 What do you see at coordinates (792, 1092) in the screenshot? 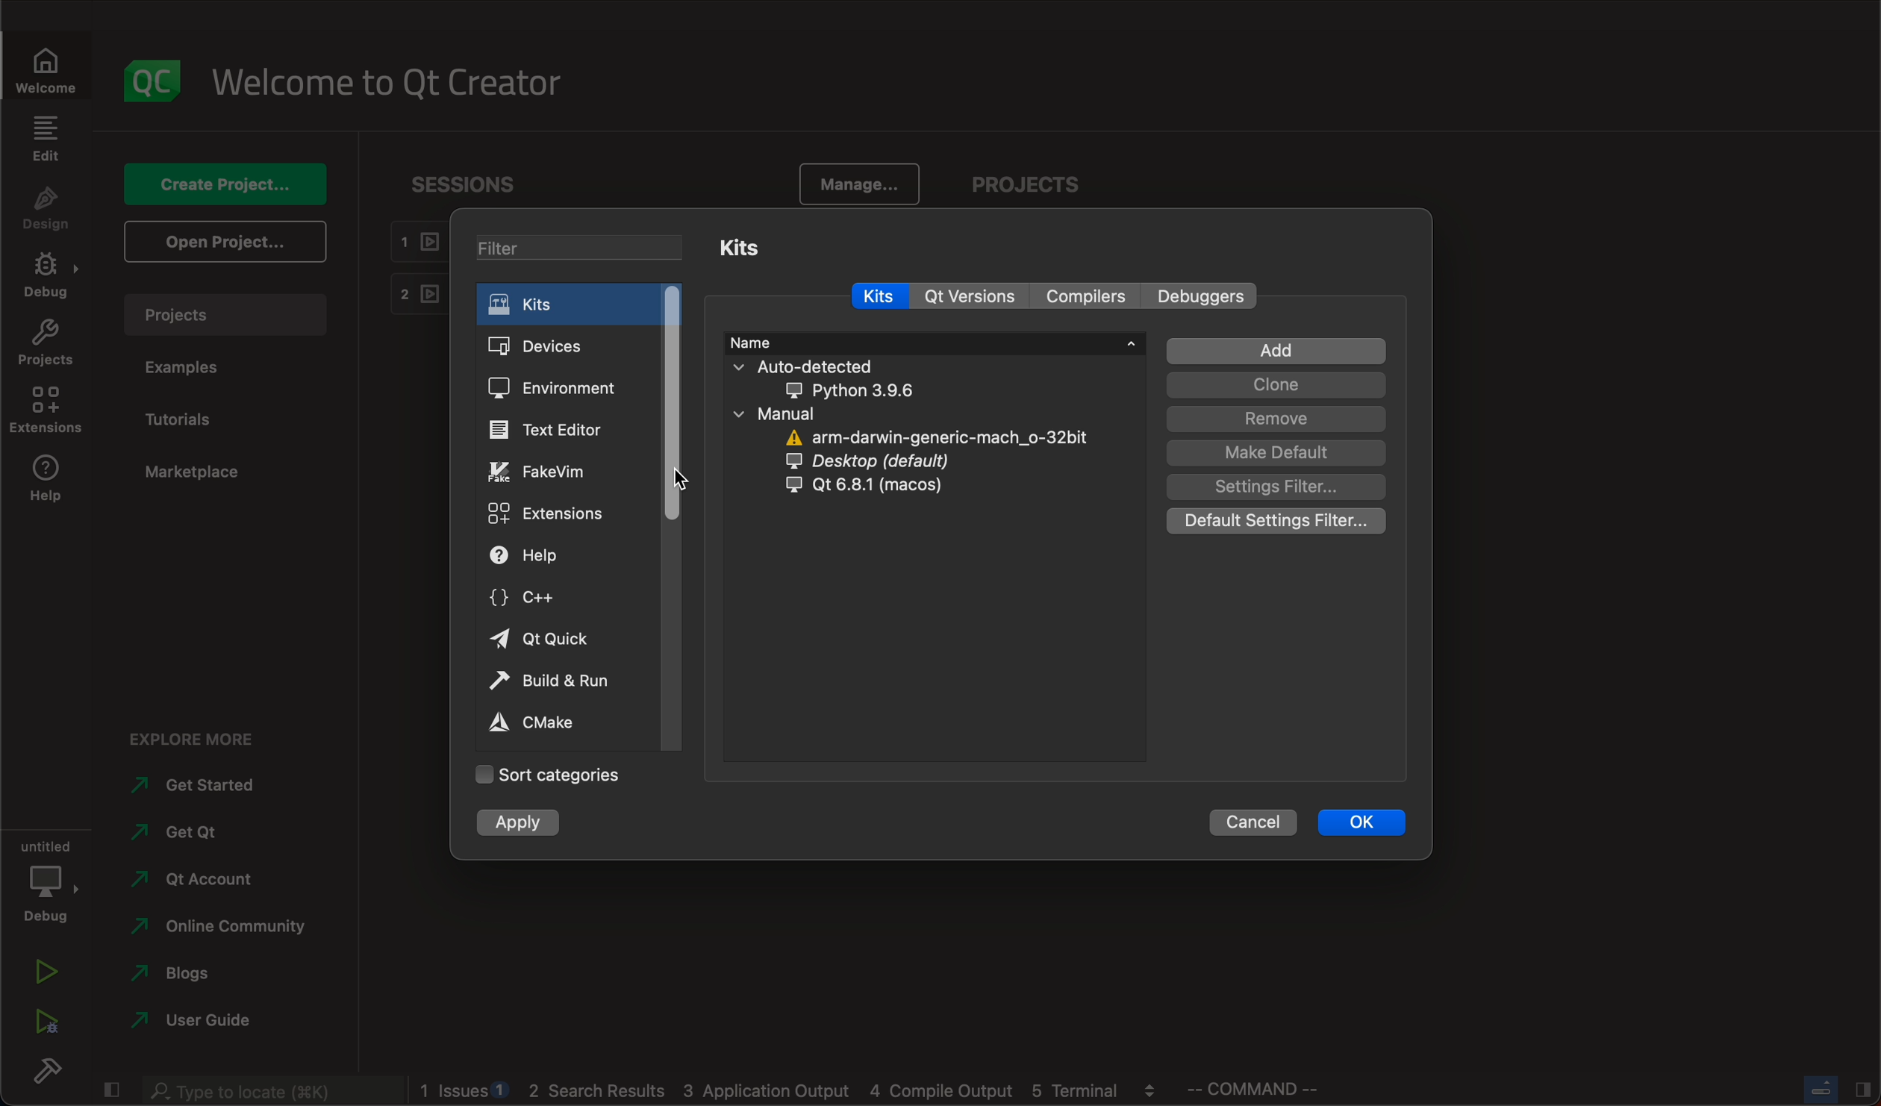
I see `logs` at bounding box center [792, 1092].